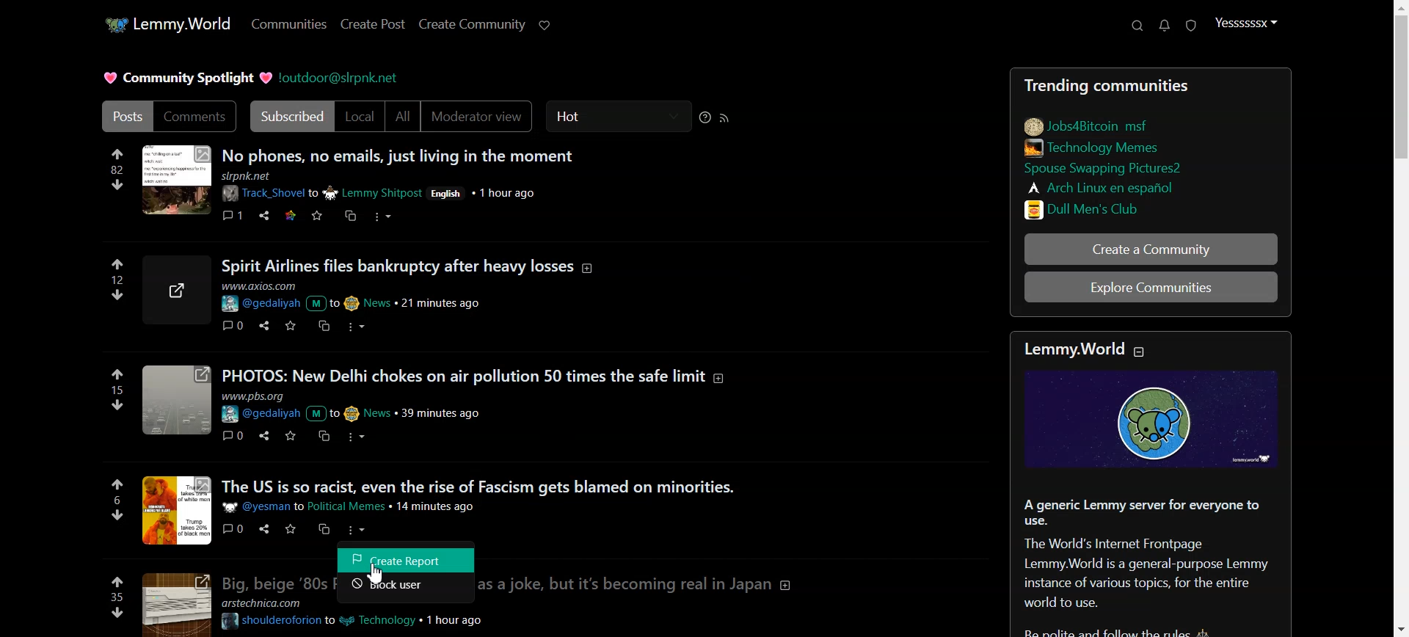 The width and height of the screenshot is (1409, 637). Describe the element at coordinates (325, 528) in the screenshot. I see `cross post` at that location.